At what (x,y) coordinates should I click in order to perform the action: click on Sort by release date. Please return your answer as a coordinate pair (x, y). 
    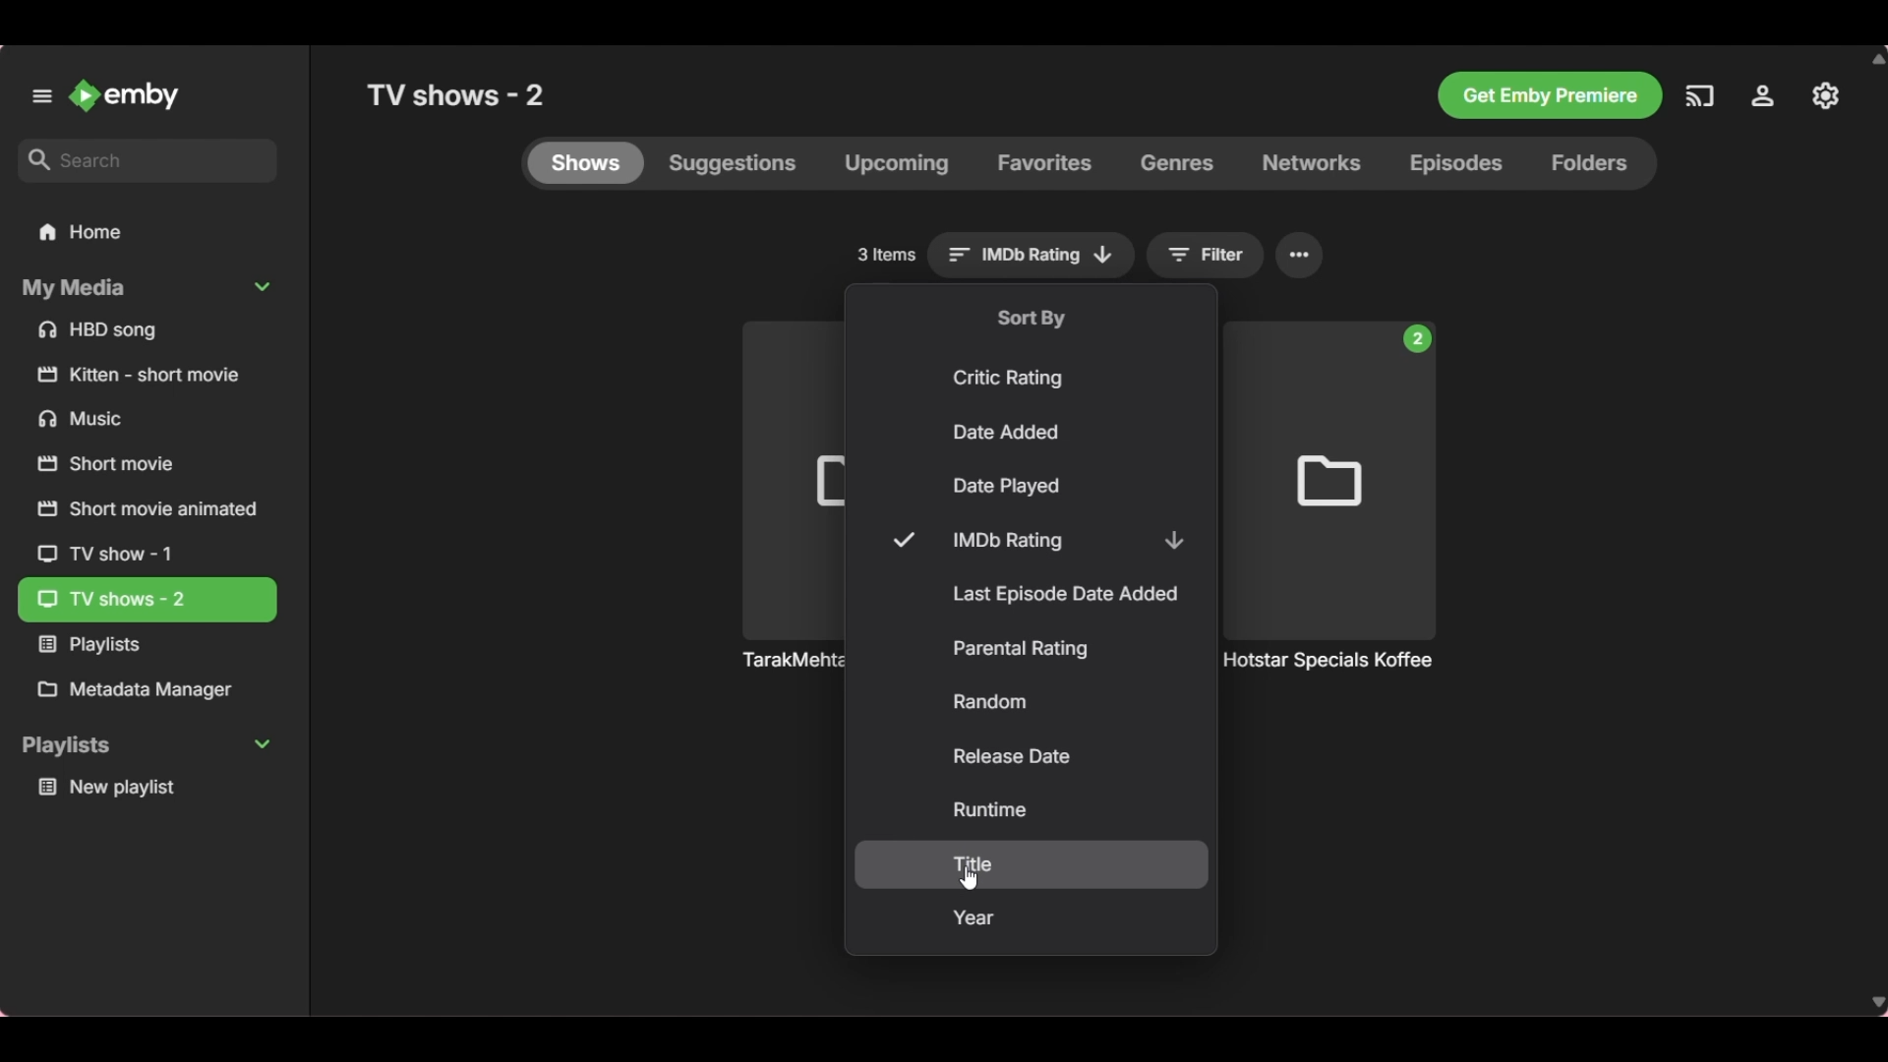
    Looking at the image, I should click on (1031, 756).